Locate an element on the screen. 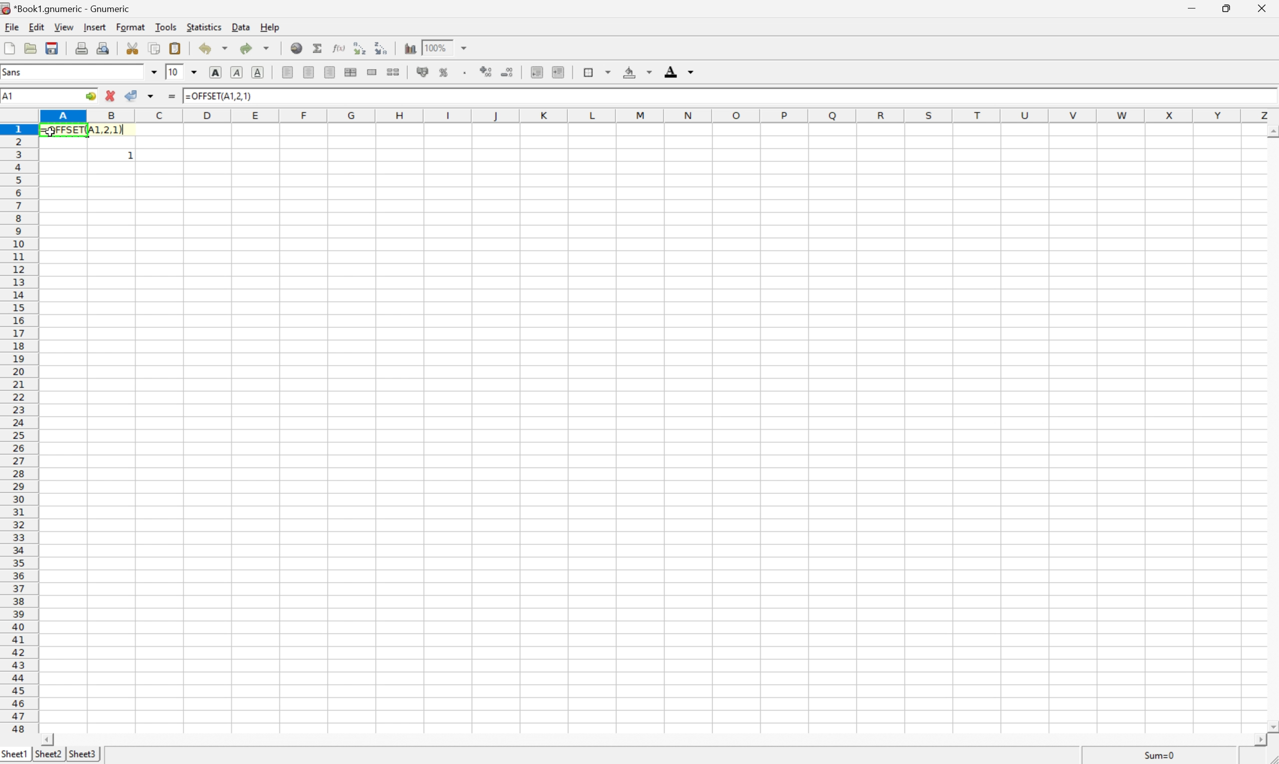 The image size is (1279, 764). format is located at coordinates (130, 28).